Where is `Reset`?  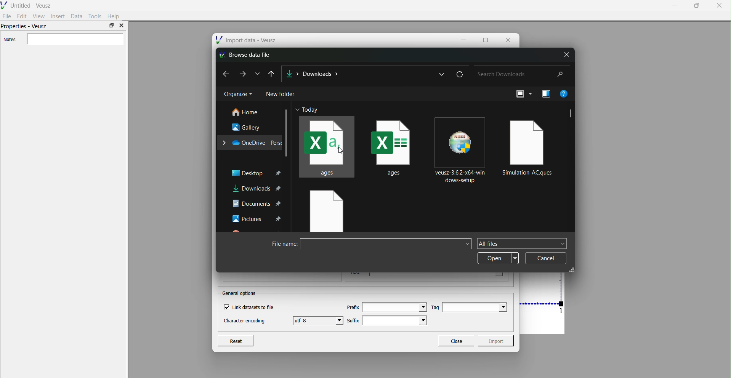 Reset is located at coordinates (236, 340).